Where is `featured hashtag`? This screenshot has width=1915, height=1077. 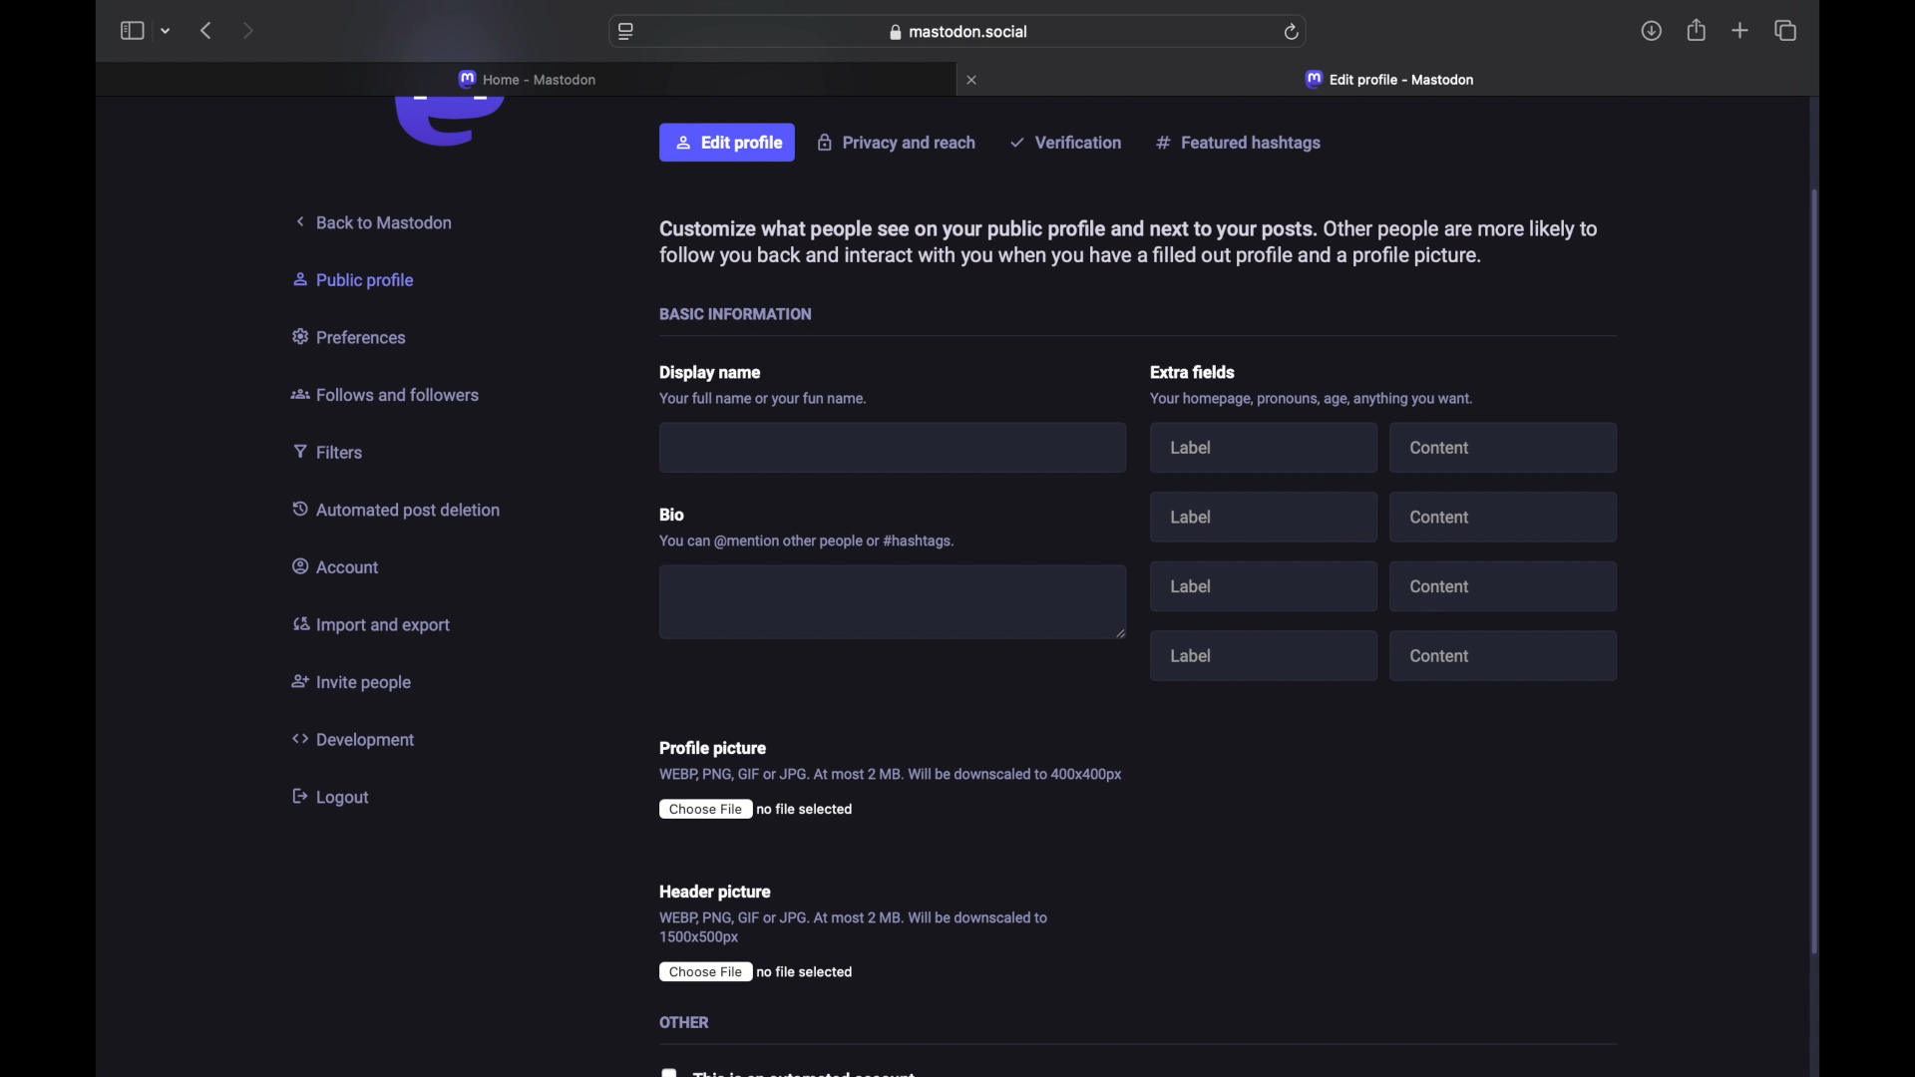 featured hashtag is located at coordinates (1244, 143).